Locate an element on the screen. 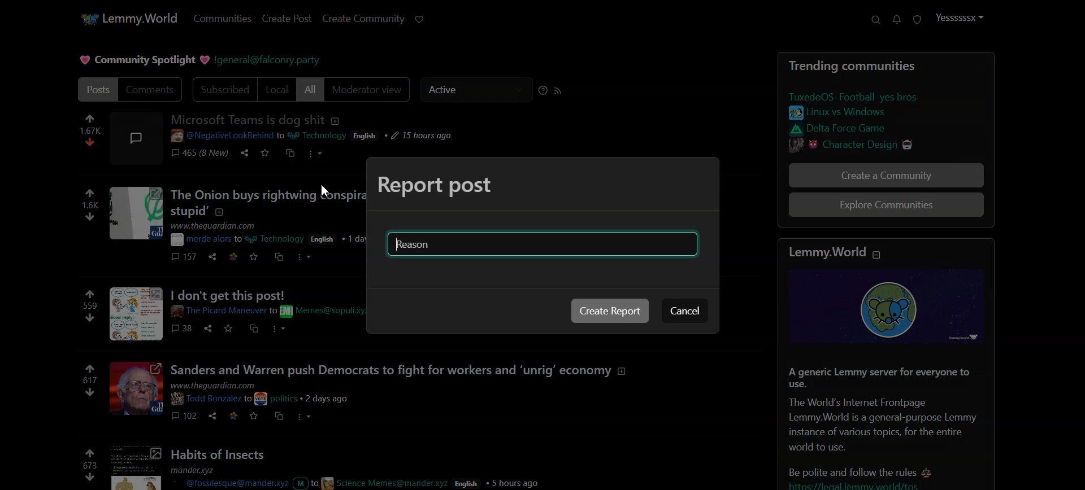 The width and height of the screenshot is (1085, 490). Text is located at coordinates (885, 65).